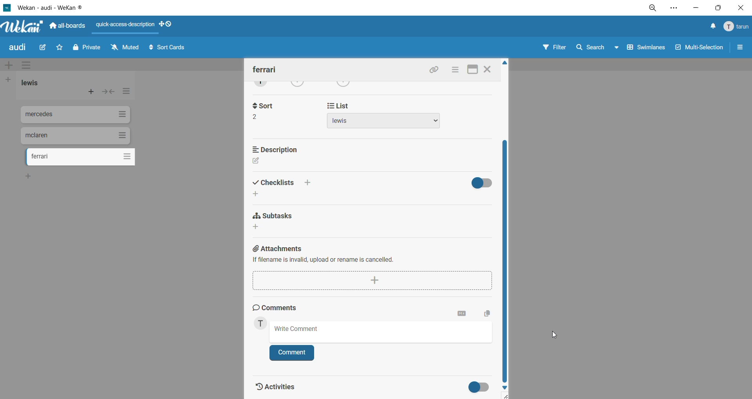  Describe the element at coordinates (678, 8) in the screenshot. I see `settings` at that location.